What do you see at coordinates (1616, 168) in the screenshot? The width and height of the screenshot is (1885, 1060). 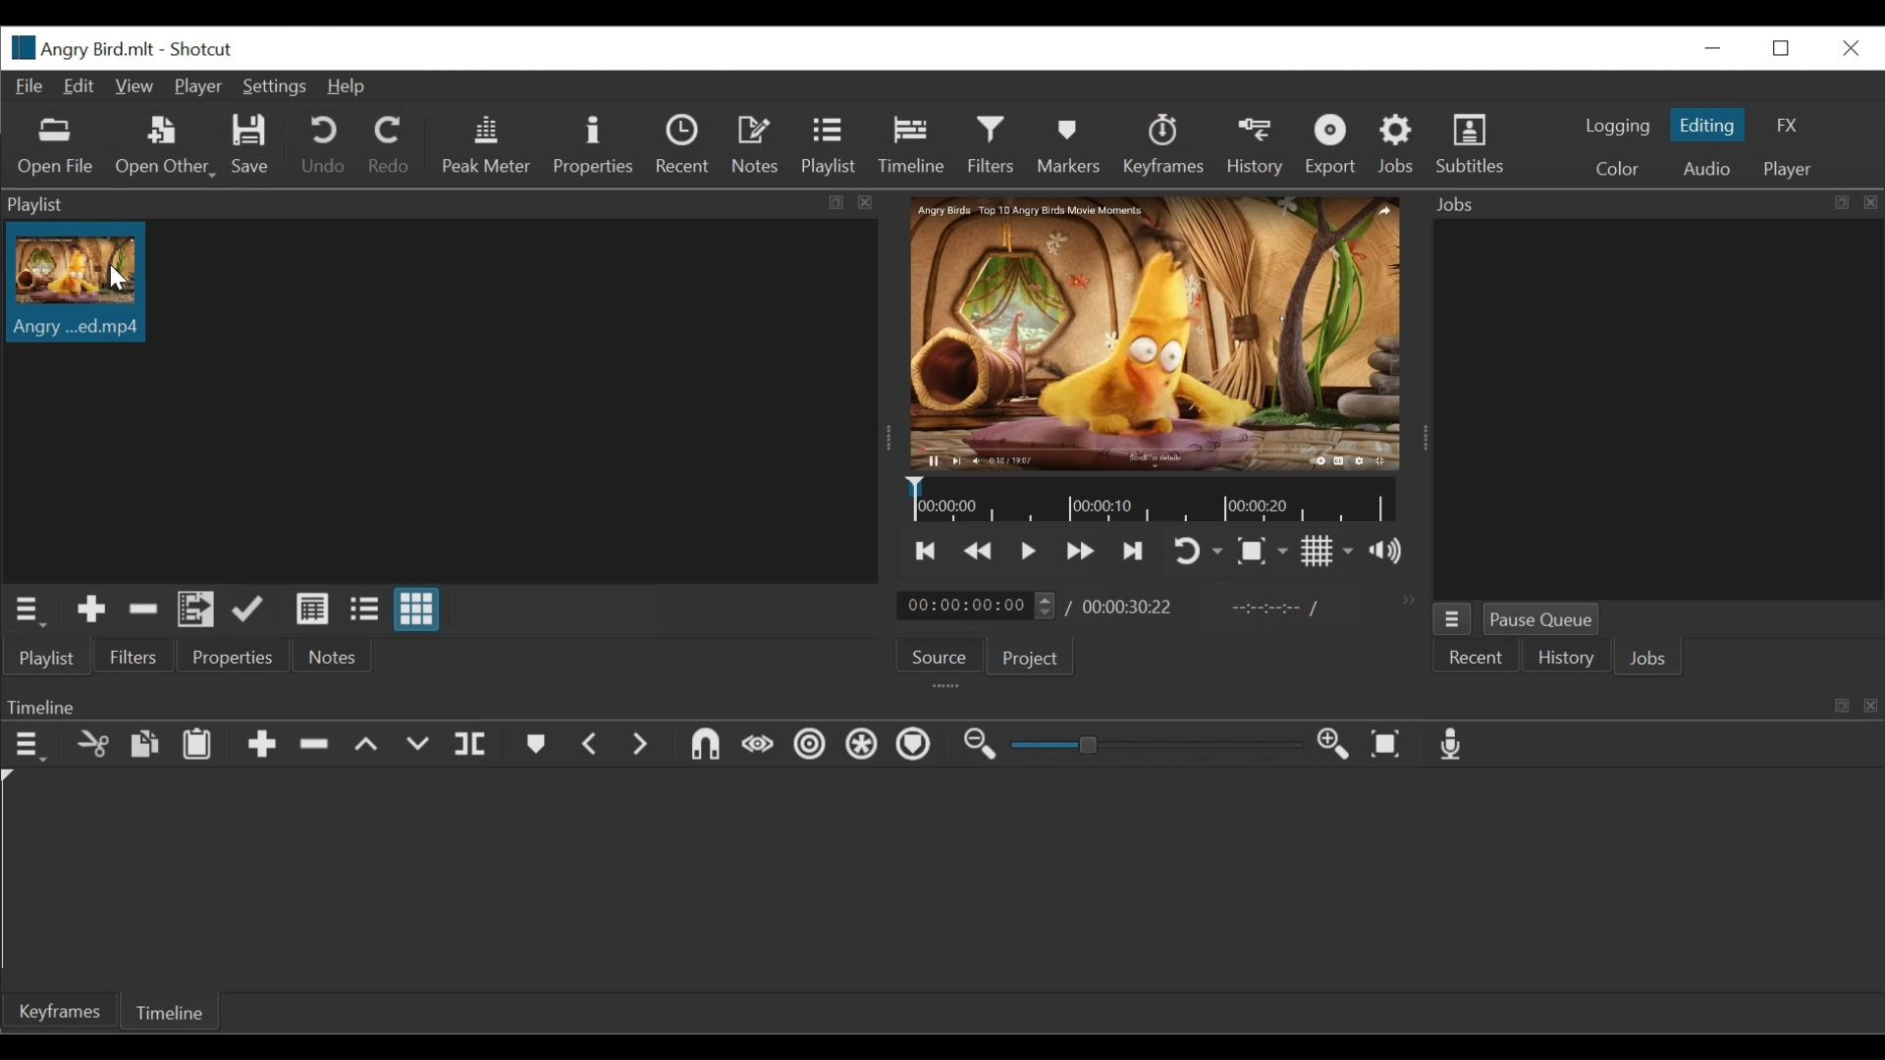 I see `Color` at bounding box center [1616, 168].